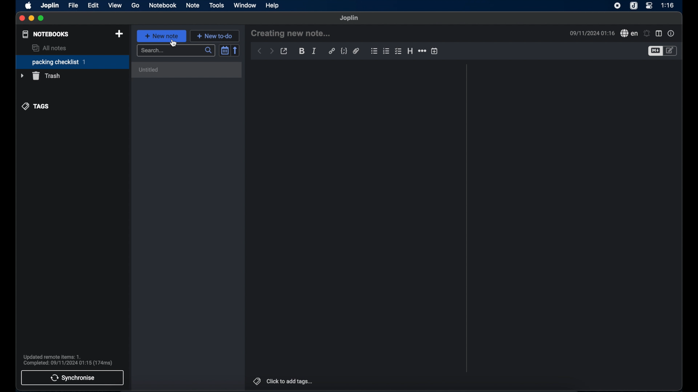  Describe the element at coordinates (28, 6) in the screenshot. I see `apple icon` at that location.